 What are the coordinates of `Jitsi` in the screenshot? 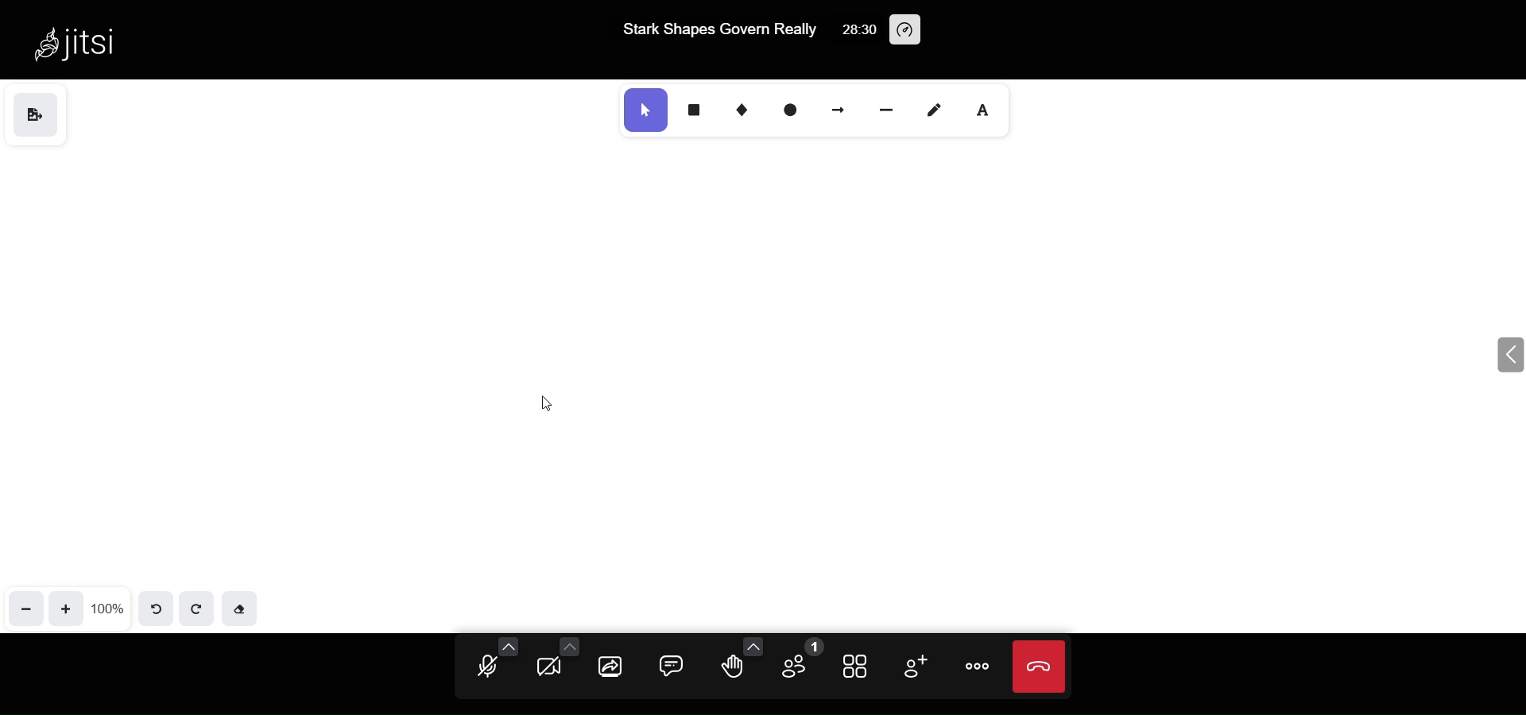 It's located at (86, 42).